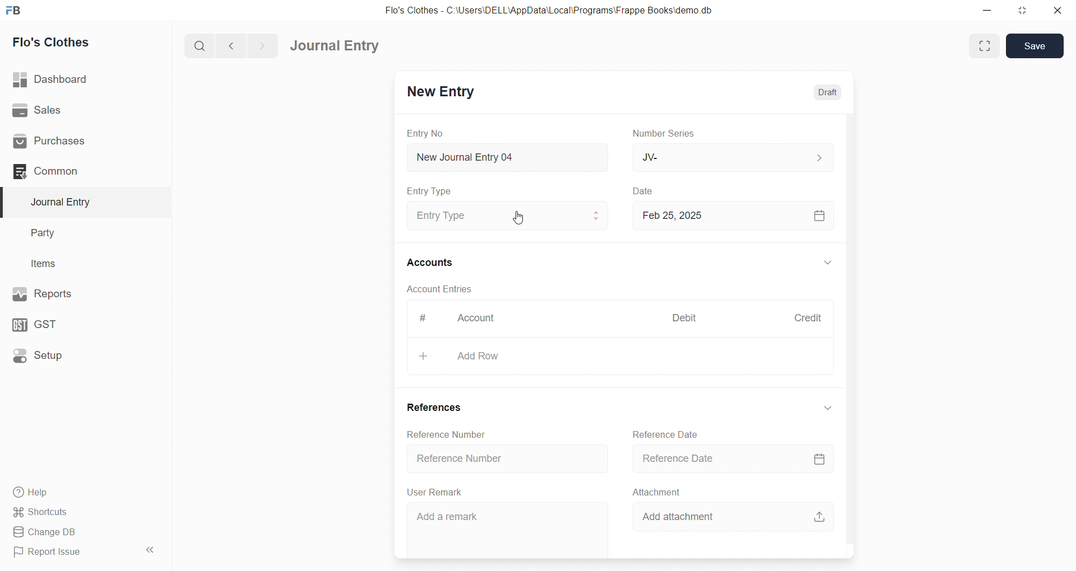 The height and width of the screenshot is (571, 1076). What do you see at coordinates (508, 528) in the screenshot?
I see `Add a remark` at bounding box center [508, 528].